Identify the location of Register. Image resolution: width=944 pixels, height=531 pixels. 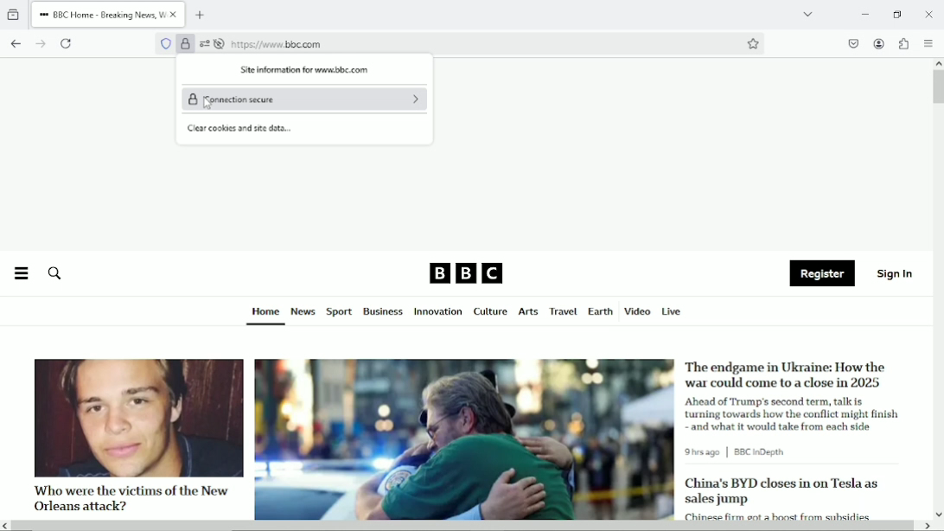
(822, 274).